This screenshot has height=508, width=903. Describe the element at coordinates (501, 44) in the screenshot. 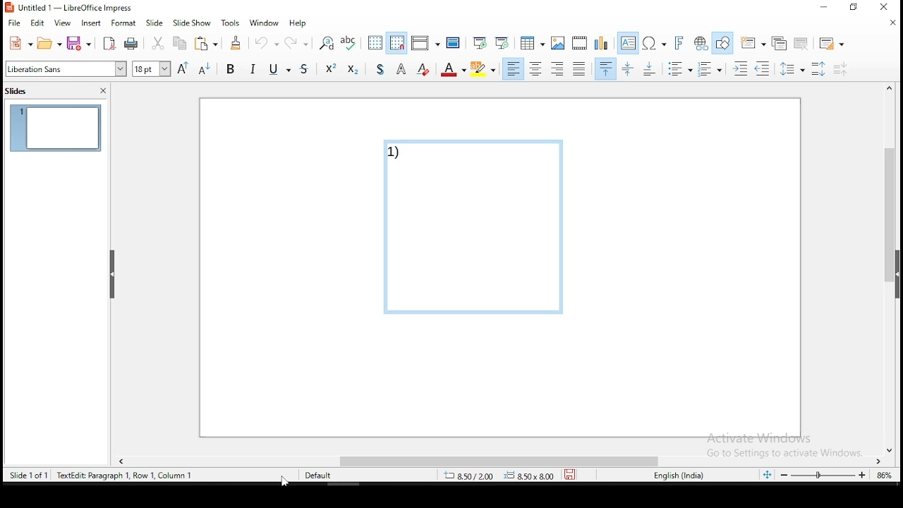

I see `start from current slide` at that location.